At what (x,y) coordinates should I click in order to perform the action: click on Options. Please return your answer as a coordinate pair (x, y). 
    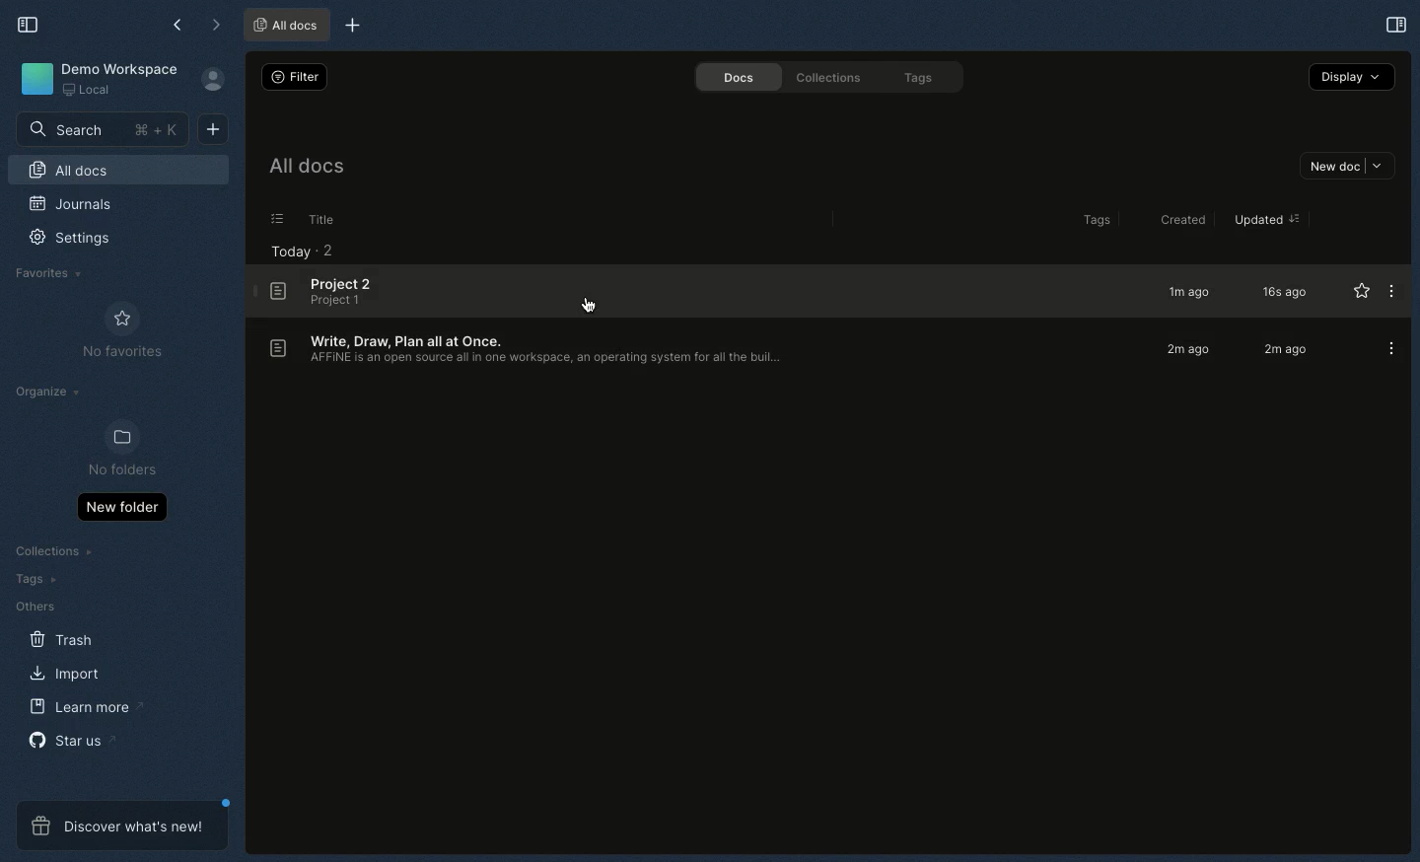
    Looking at the image, I should click on (1392, 289).